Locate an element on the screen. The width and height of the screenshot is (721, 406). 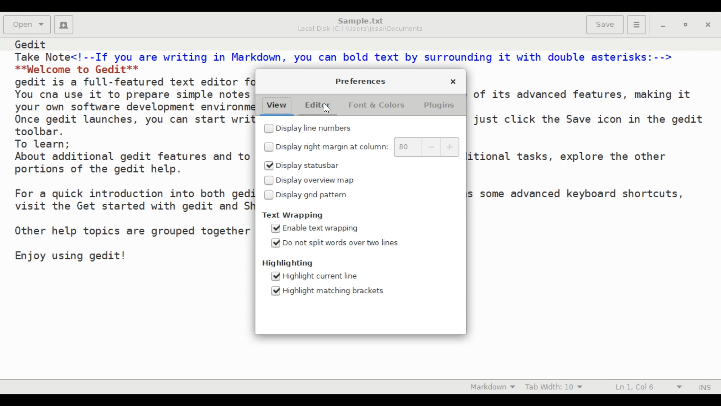
Tab Width: 10 is located at coordinates (558, 386).